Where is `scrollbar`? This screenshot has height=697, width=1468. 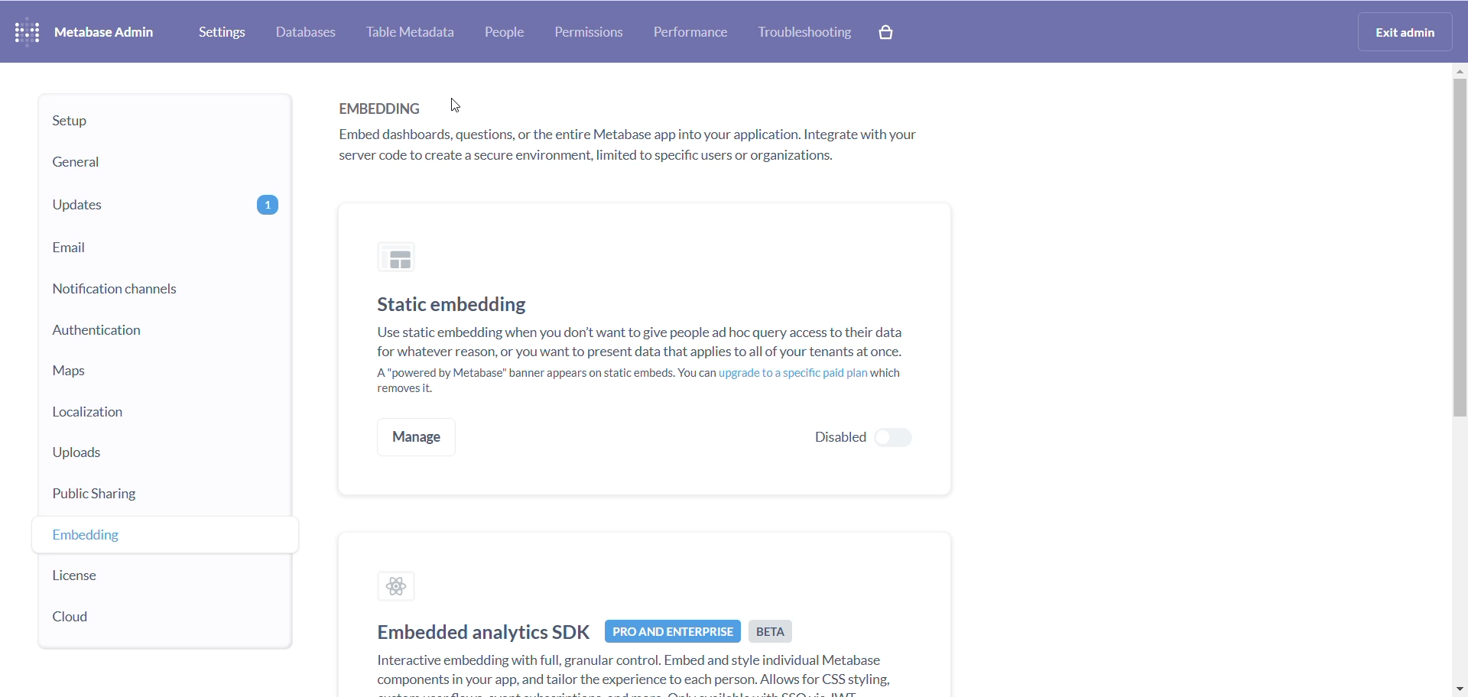 scrollbar is located at coordinates (1458, 265).